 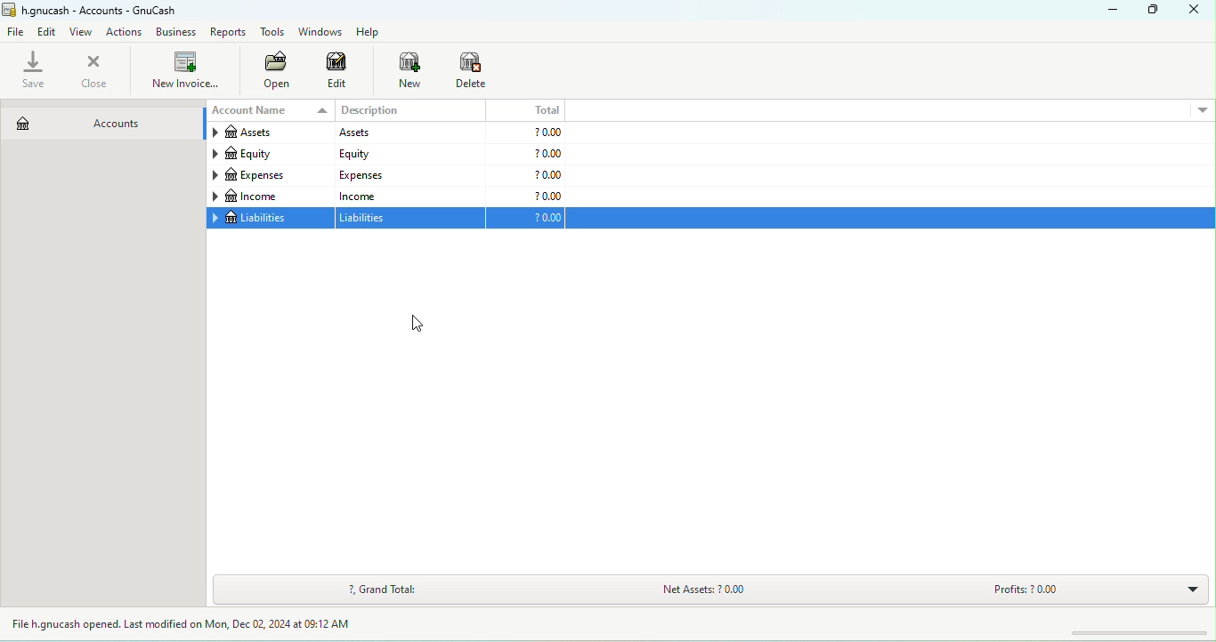 What do you see at coordinates (401, 72) in the screenshot?
I see `new` at bounding box center [401, 72].